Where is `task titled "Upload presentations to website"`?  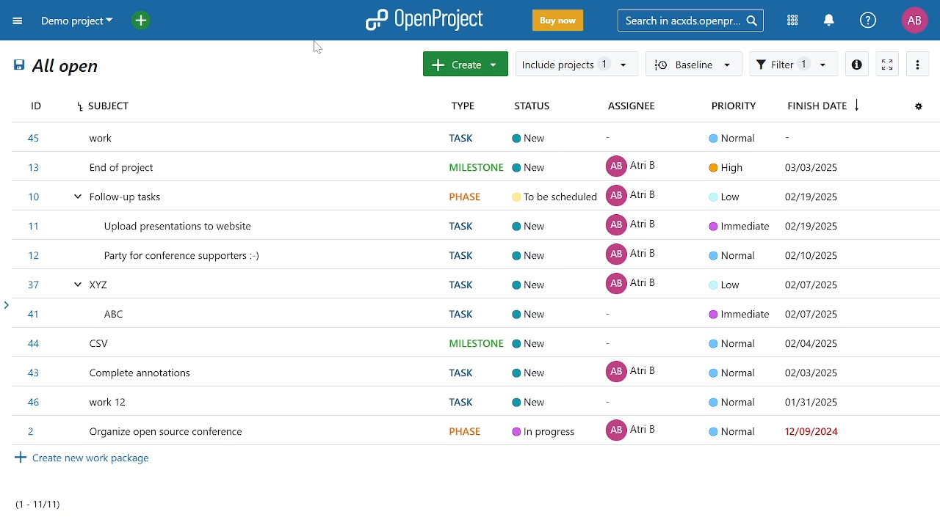 task titled "Upload presentations to website" is located at coordinates (472, 196).